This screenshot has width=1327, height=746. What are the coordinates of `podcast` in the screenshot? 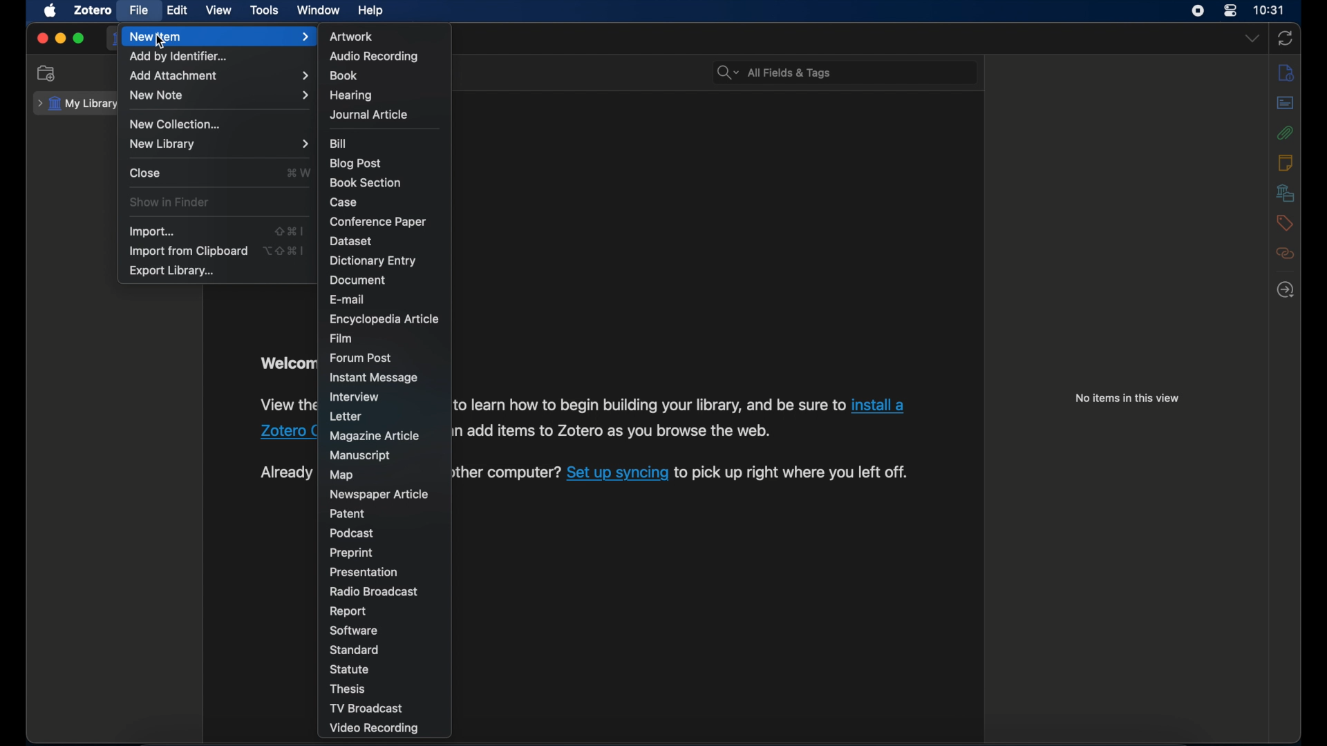 It's located at (352, 533).